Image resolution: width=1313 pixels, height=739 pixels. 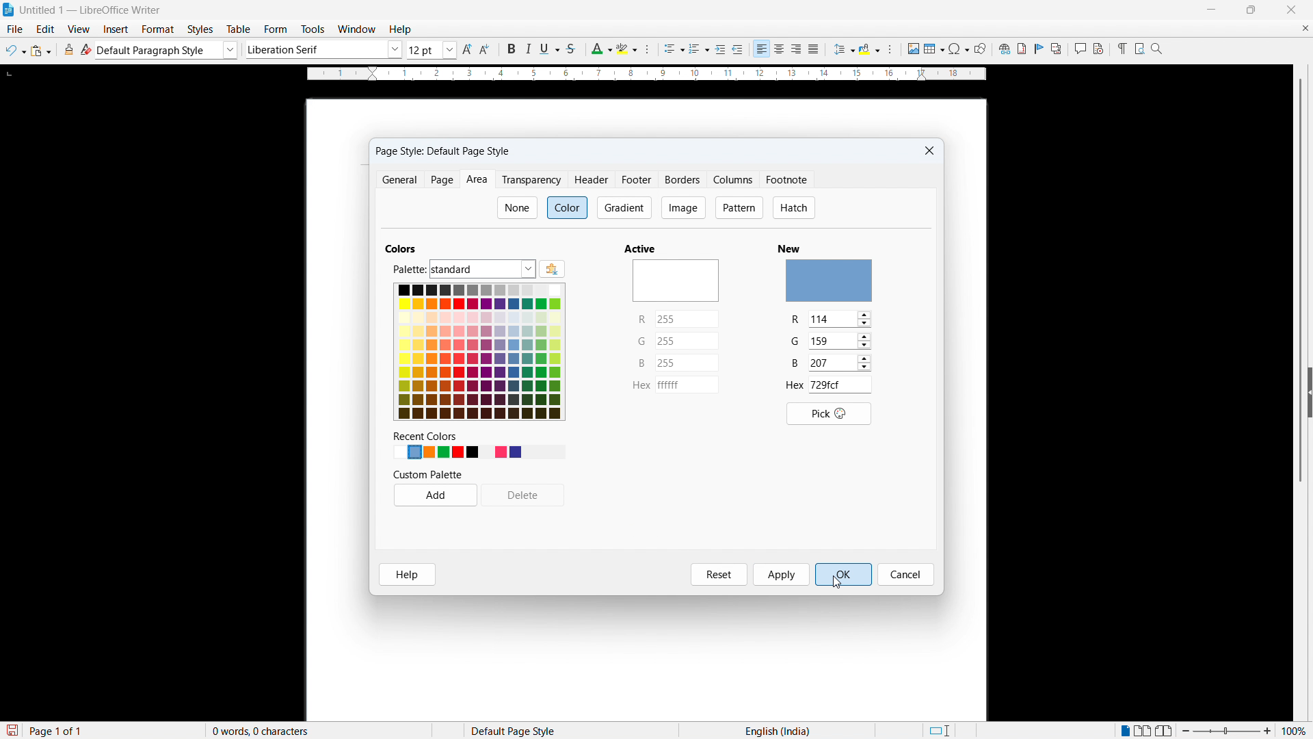 I want to click on Hatch , so click(x=793, y=208).